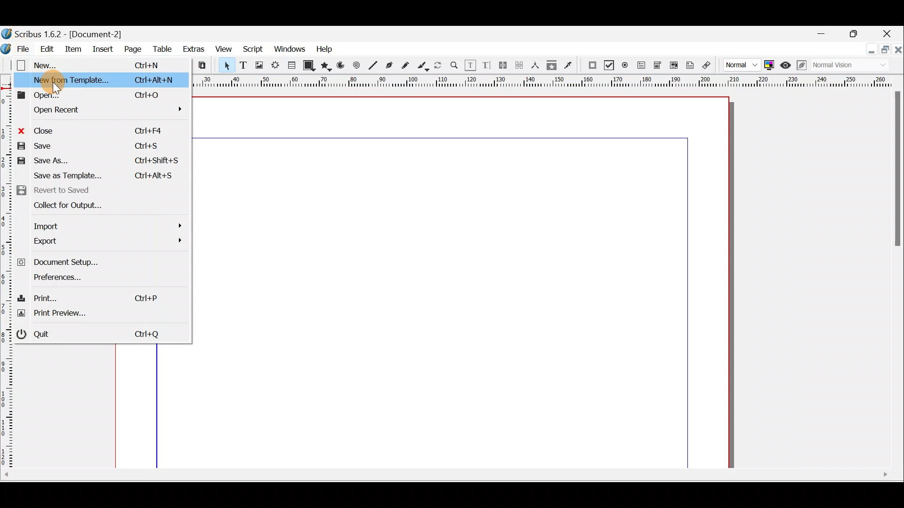 The height and width of the screenshot is (508, 904). I want to click on Maximise, so click(885, 50).